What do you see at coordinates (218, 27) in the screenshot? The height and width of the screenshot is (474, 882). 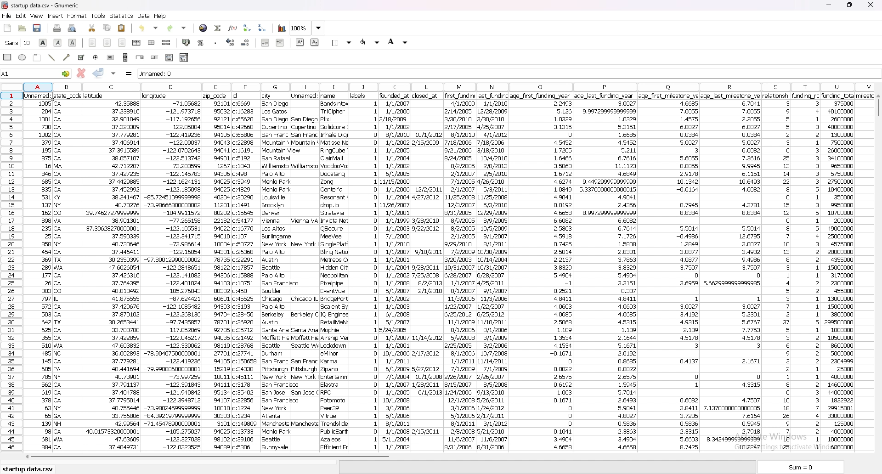 I see `summation` at bounding box center [218, 27].